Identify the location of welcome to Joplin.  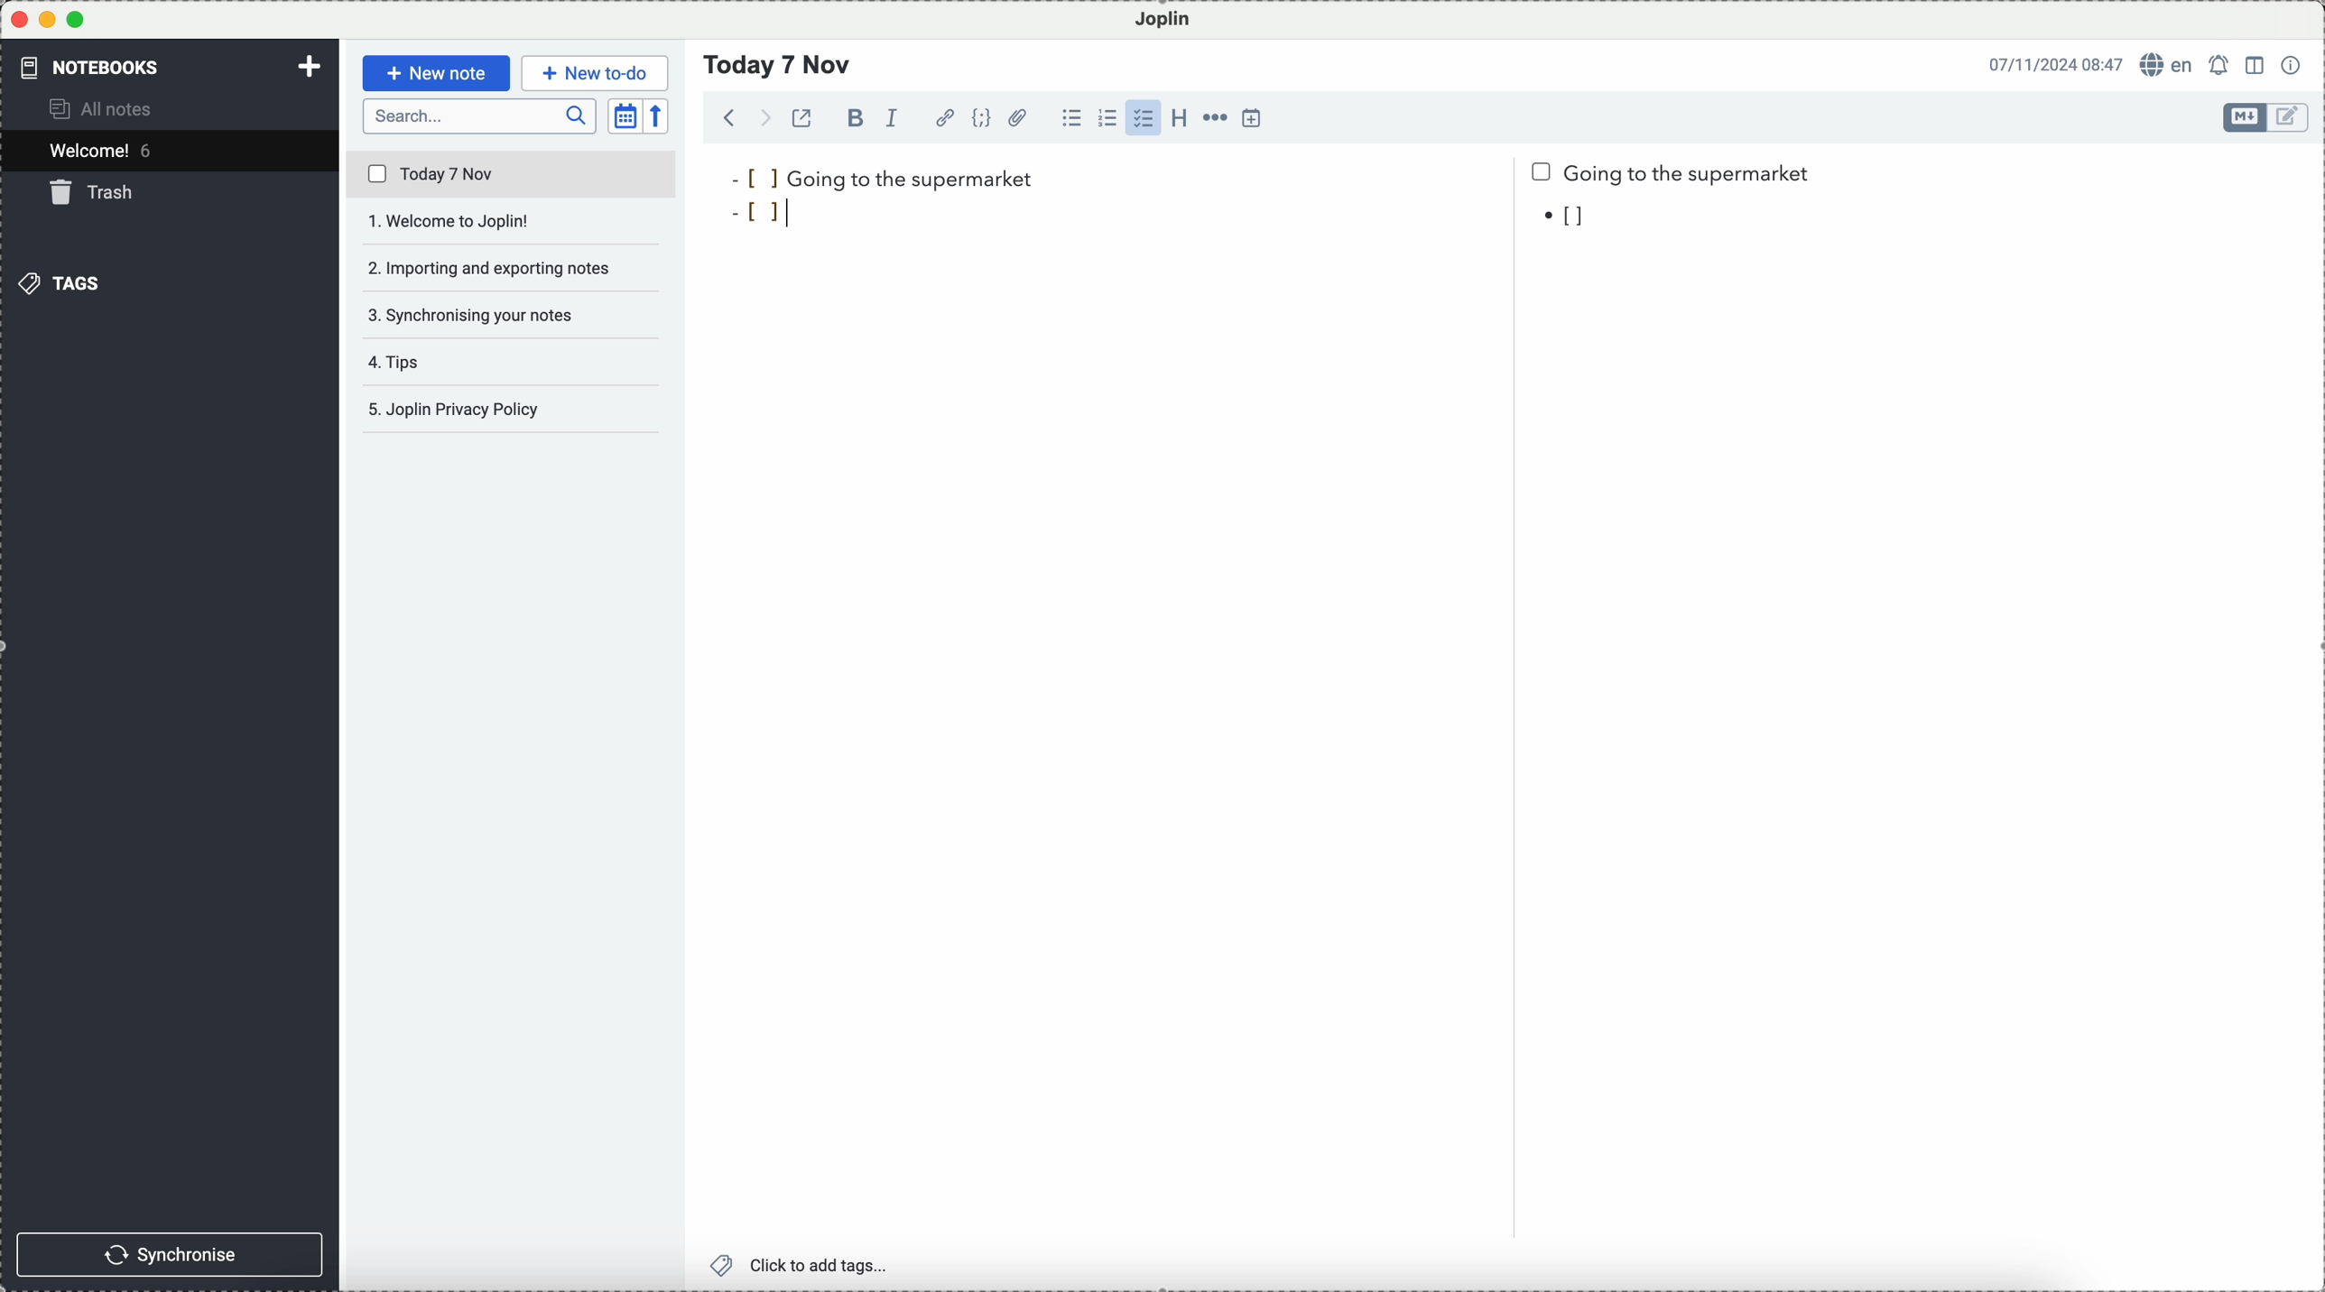
(511, 222).